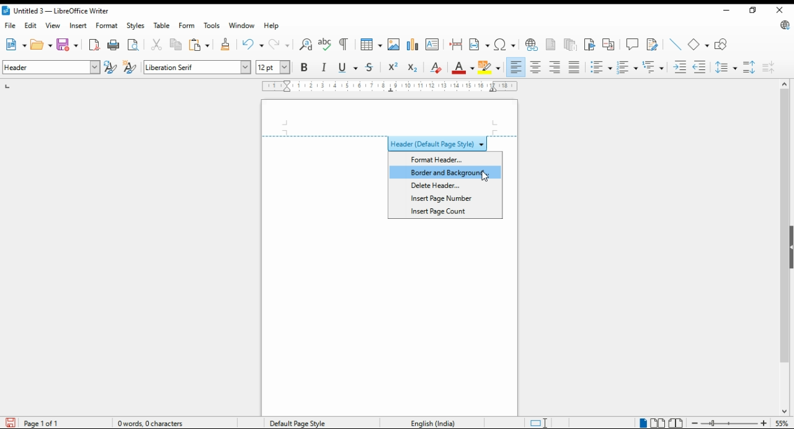  I want to click on align right, so click(555, 67).